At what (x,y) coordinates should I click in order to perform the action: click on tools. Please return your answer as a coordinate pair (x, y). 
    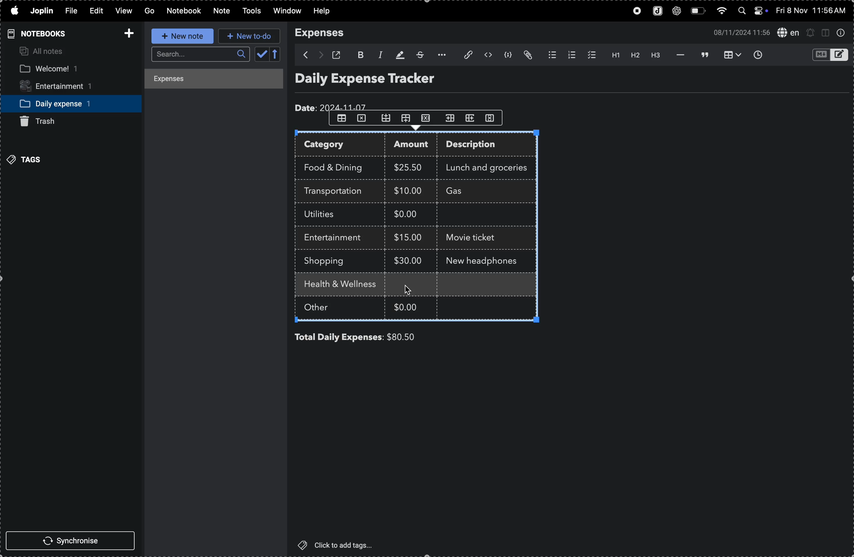
    Looking at the image, I should click on (249, 11).